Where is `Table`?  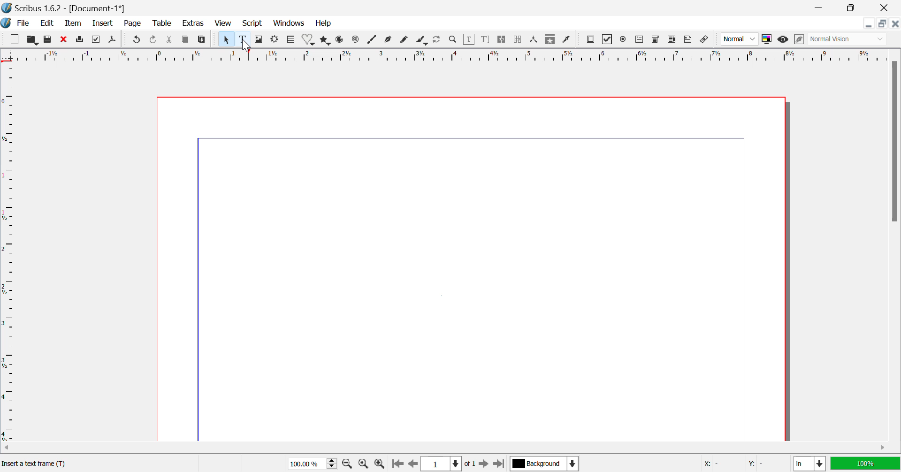
Table is located at coordinates (162, 24).